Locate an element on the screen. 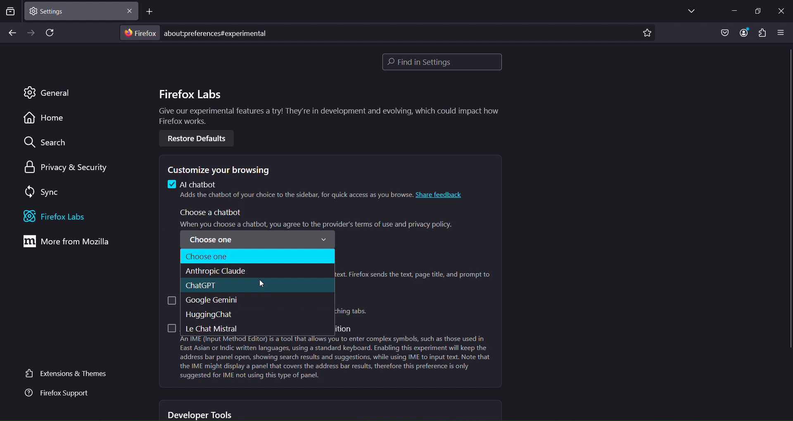 The image size is (793, 421). find in settings is located at coordinates (440, 62).